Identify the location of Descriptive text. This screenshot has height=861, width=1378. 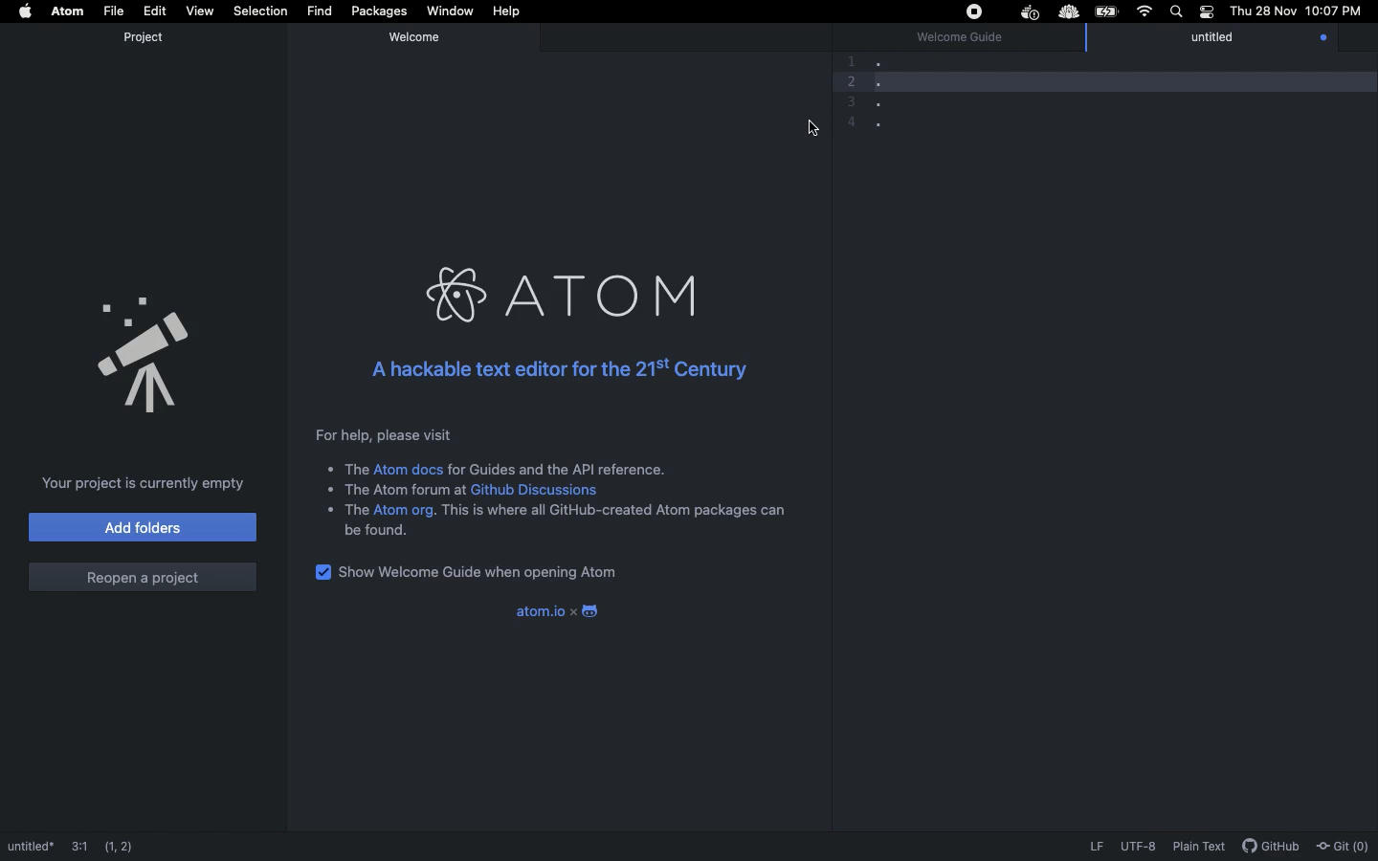
(379, 435).